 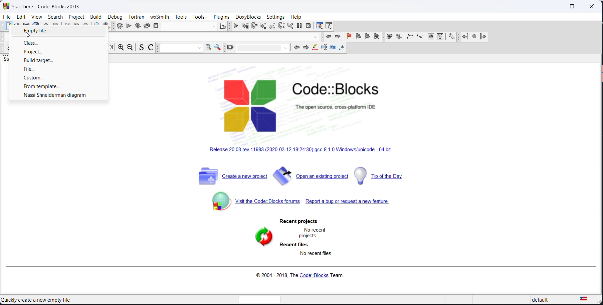 What do you see at coordinates (306, 48) in the screenshot?
I see `next` at bounding box center [306, 48].